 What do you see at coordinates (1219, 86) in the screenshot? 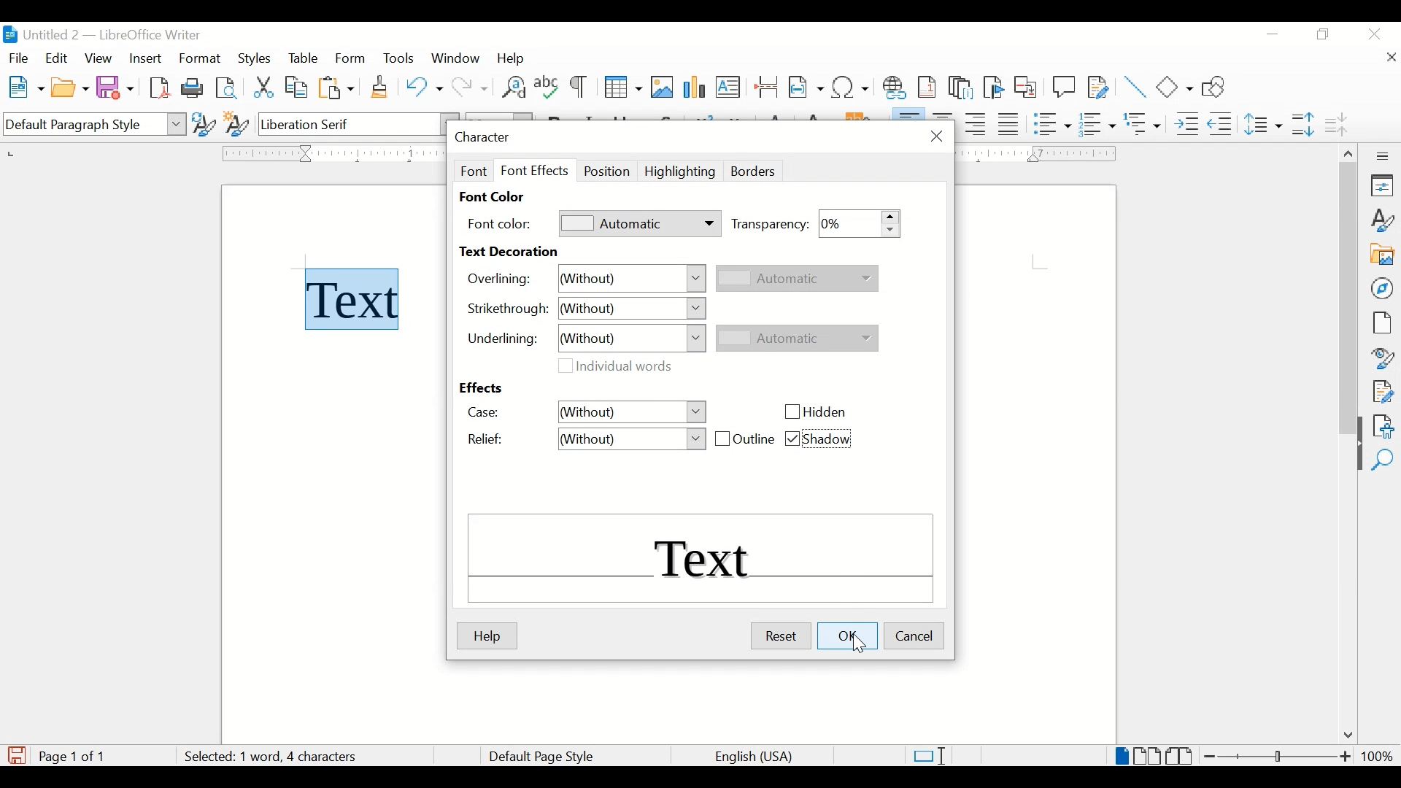
I see `show draw functions` at bounding box center [1219, 86].